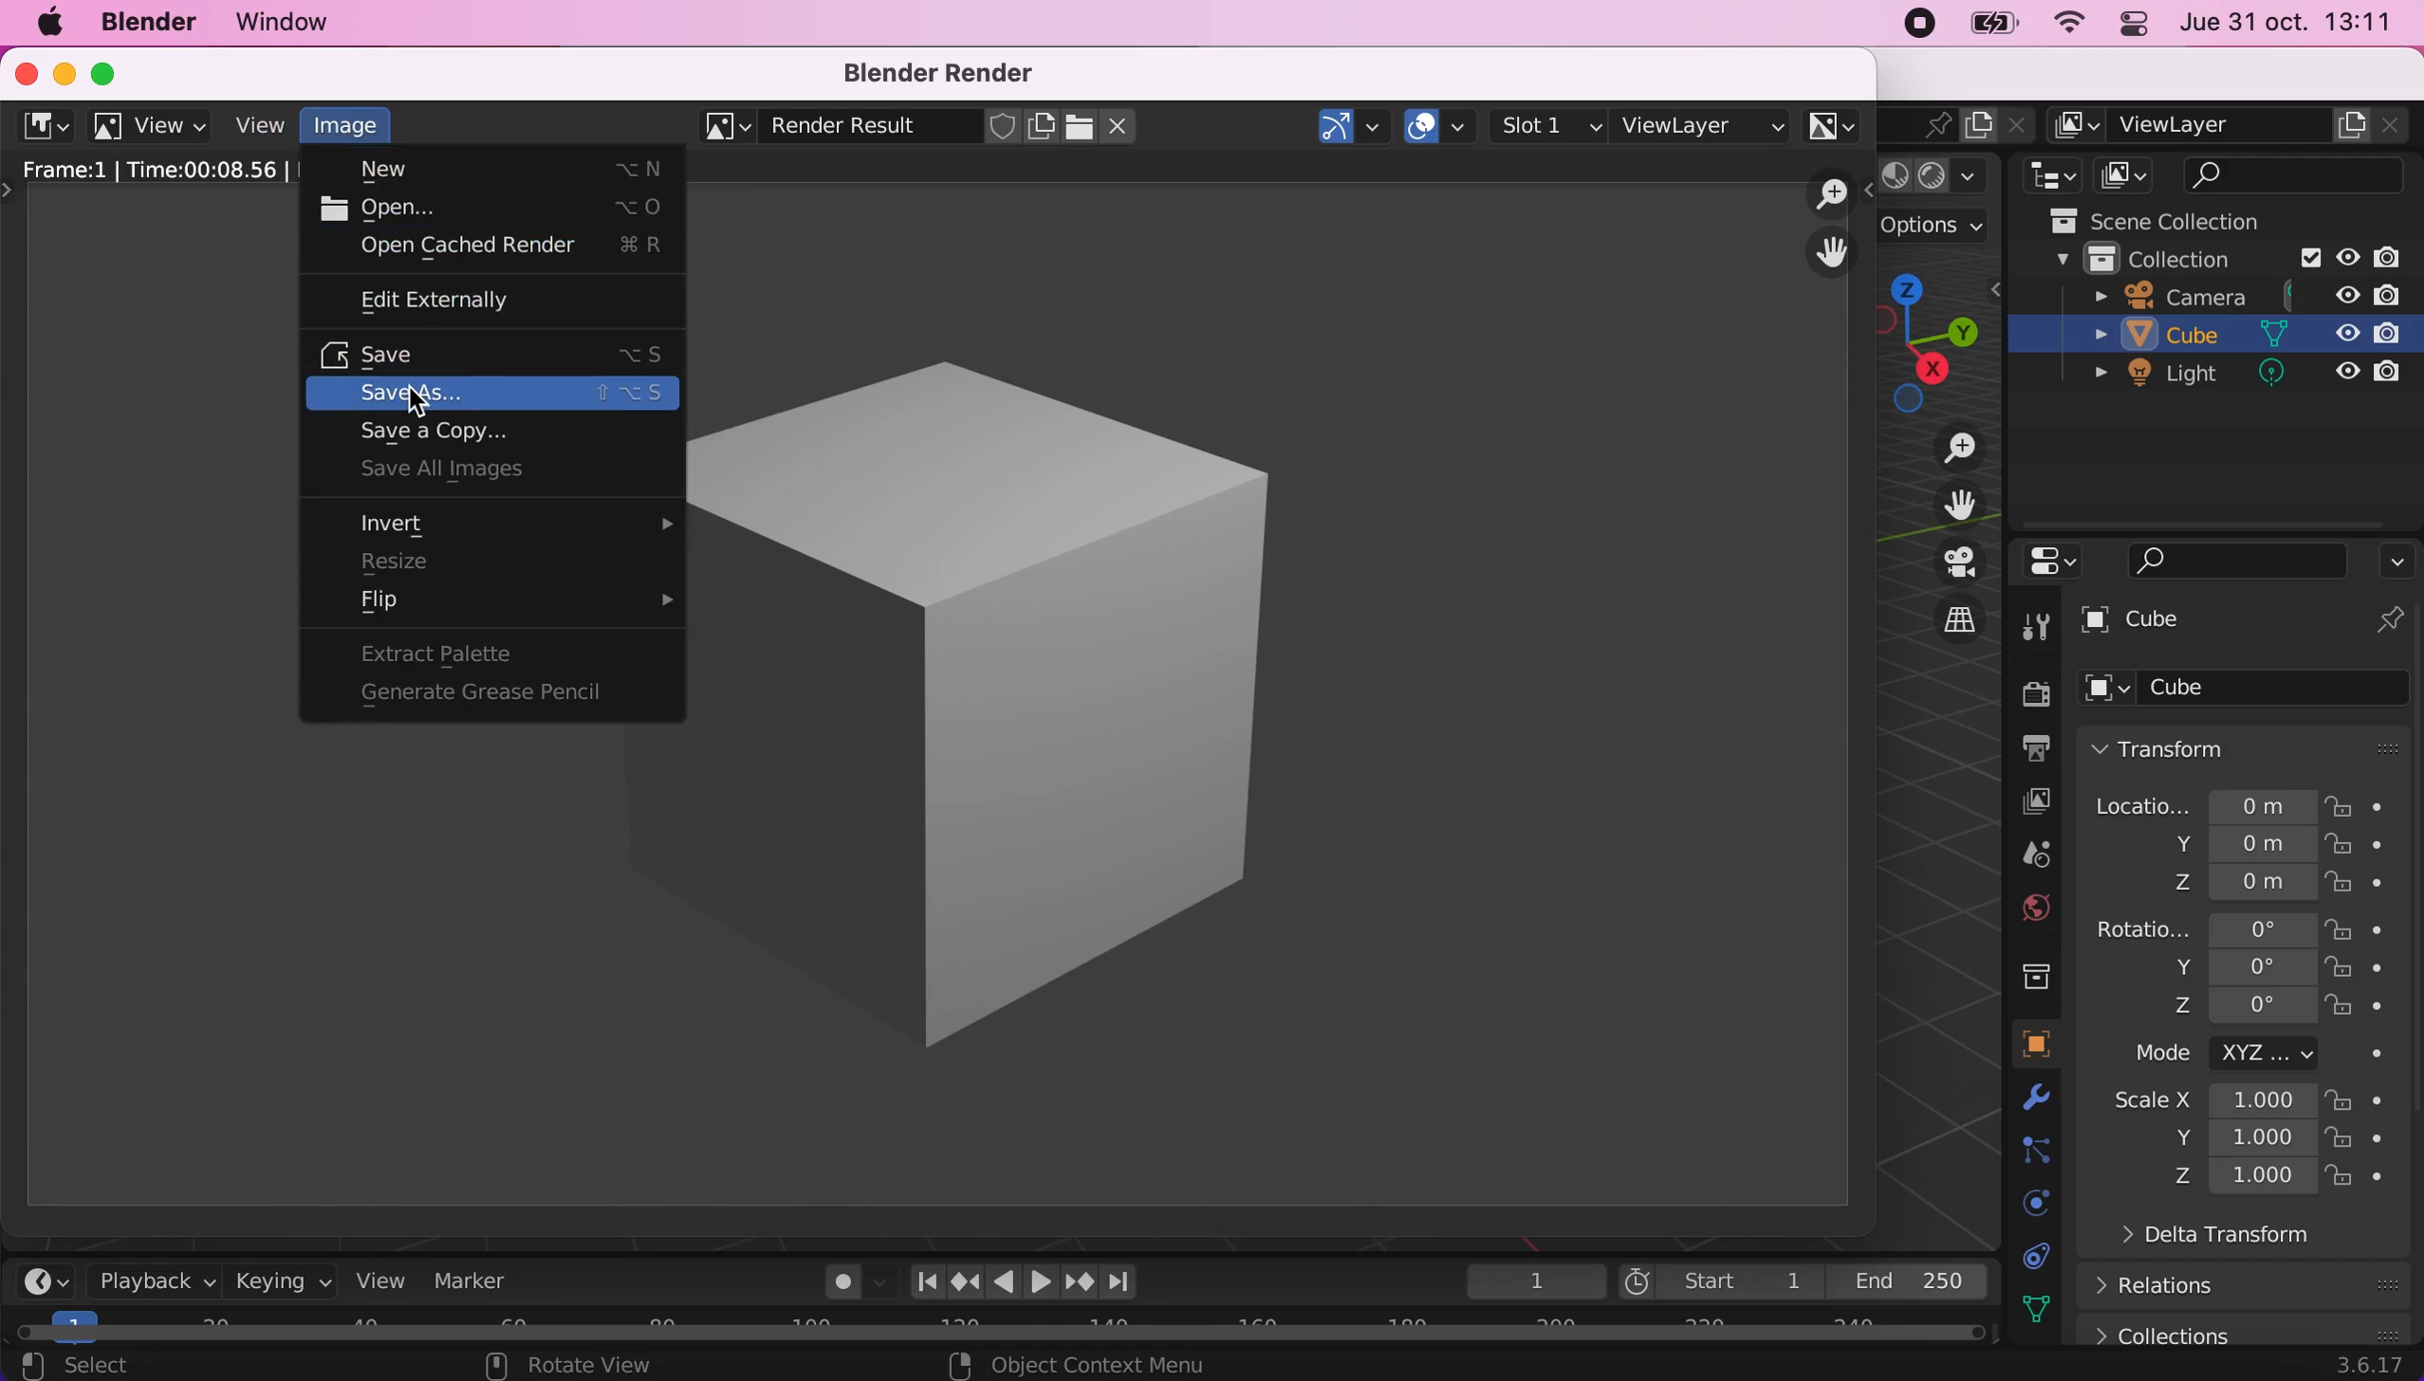 The height and width of the screenshot is (1381, 2424). I want to click on lock, so click(2362, 972).